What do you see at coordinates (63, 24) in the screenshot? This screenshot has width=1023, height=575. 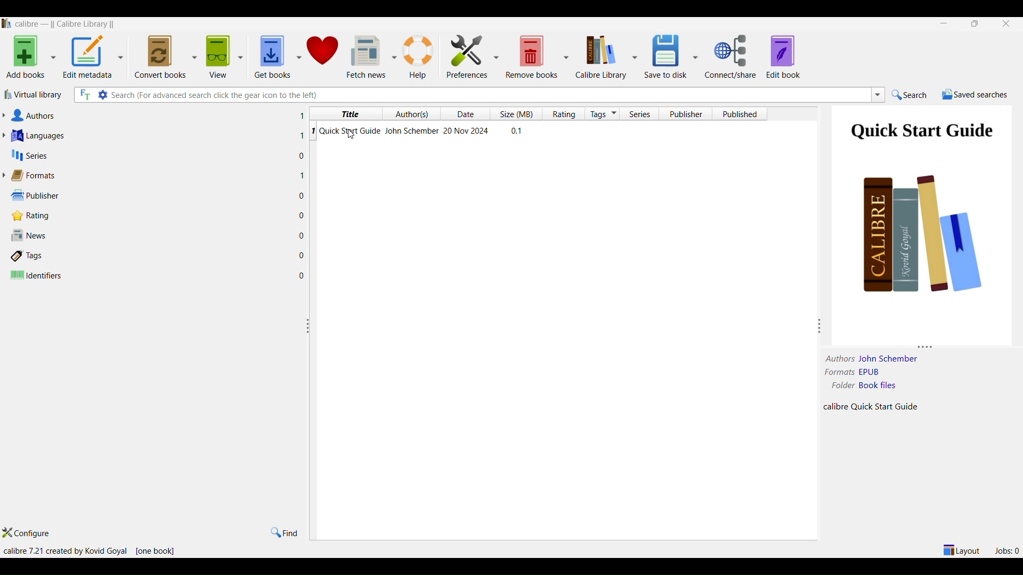 I see `Callibre library` at bounding box center [63, 24].